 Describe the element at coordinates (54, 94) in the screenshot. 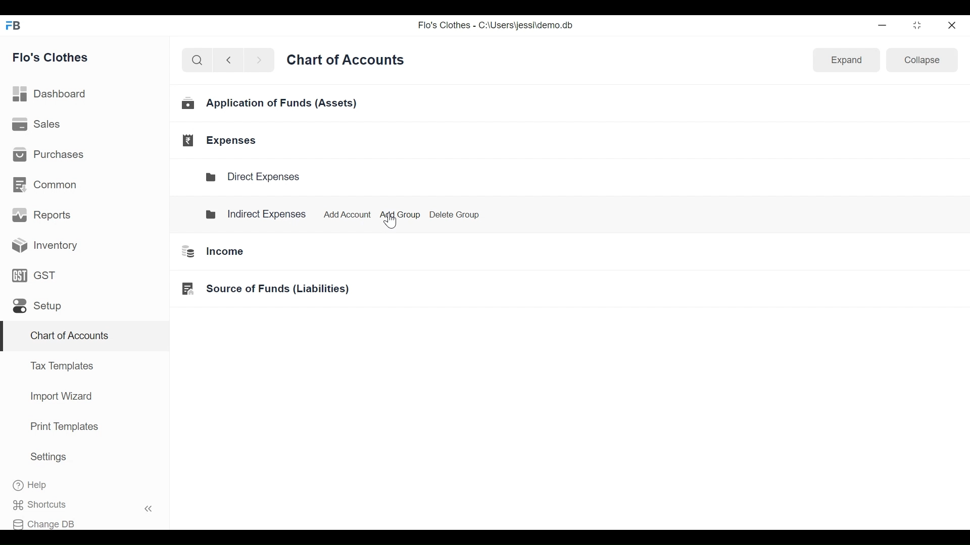

I see `Dashboard` at that location.